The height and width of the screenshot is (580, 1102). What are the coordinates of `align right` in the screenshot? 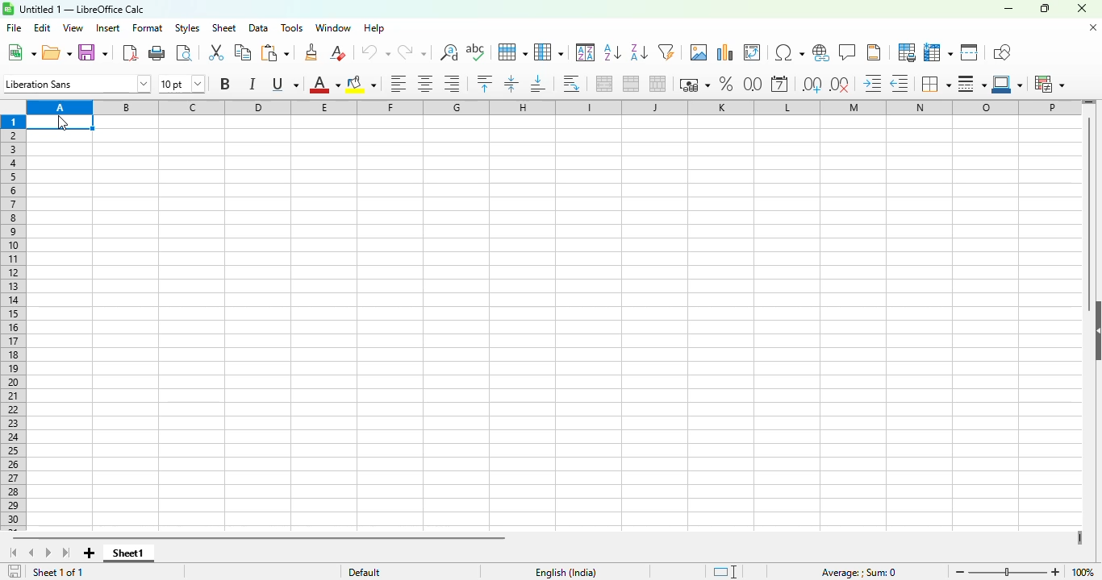 It's located at (451, 85).